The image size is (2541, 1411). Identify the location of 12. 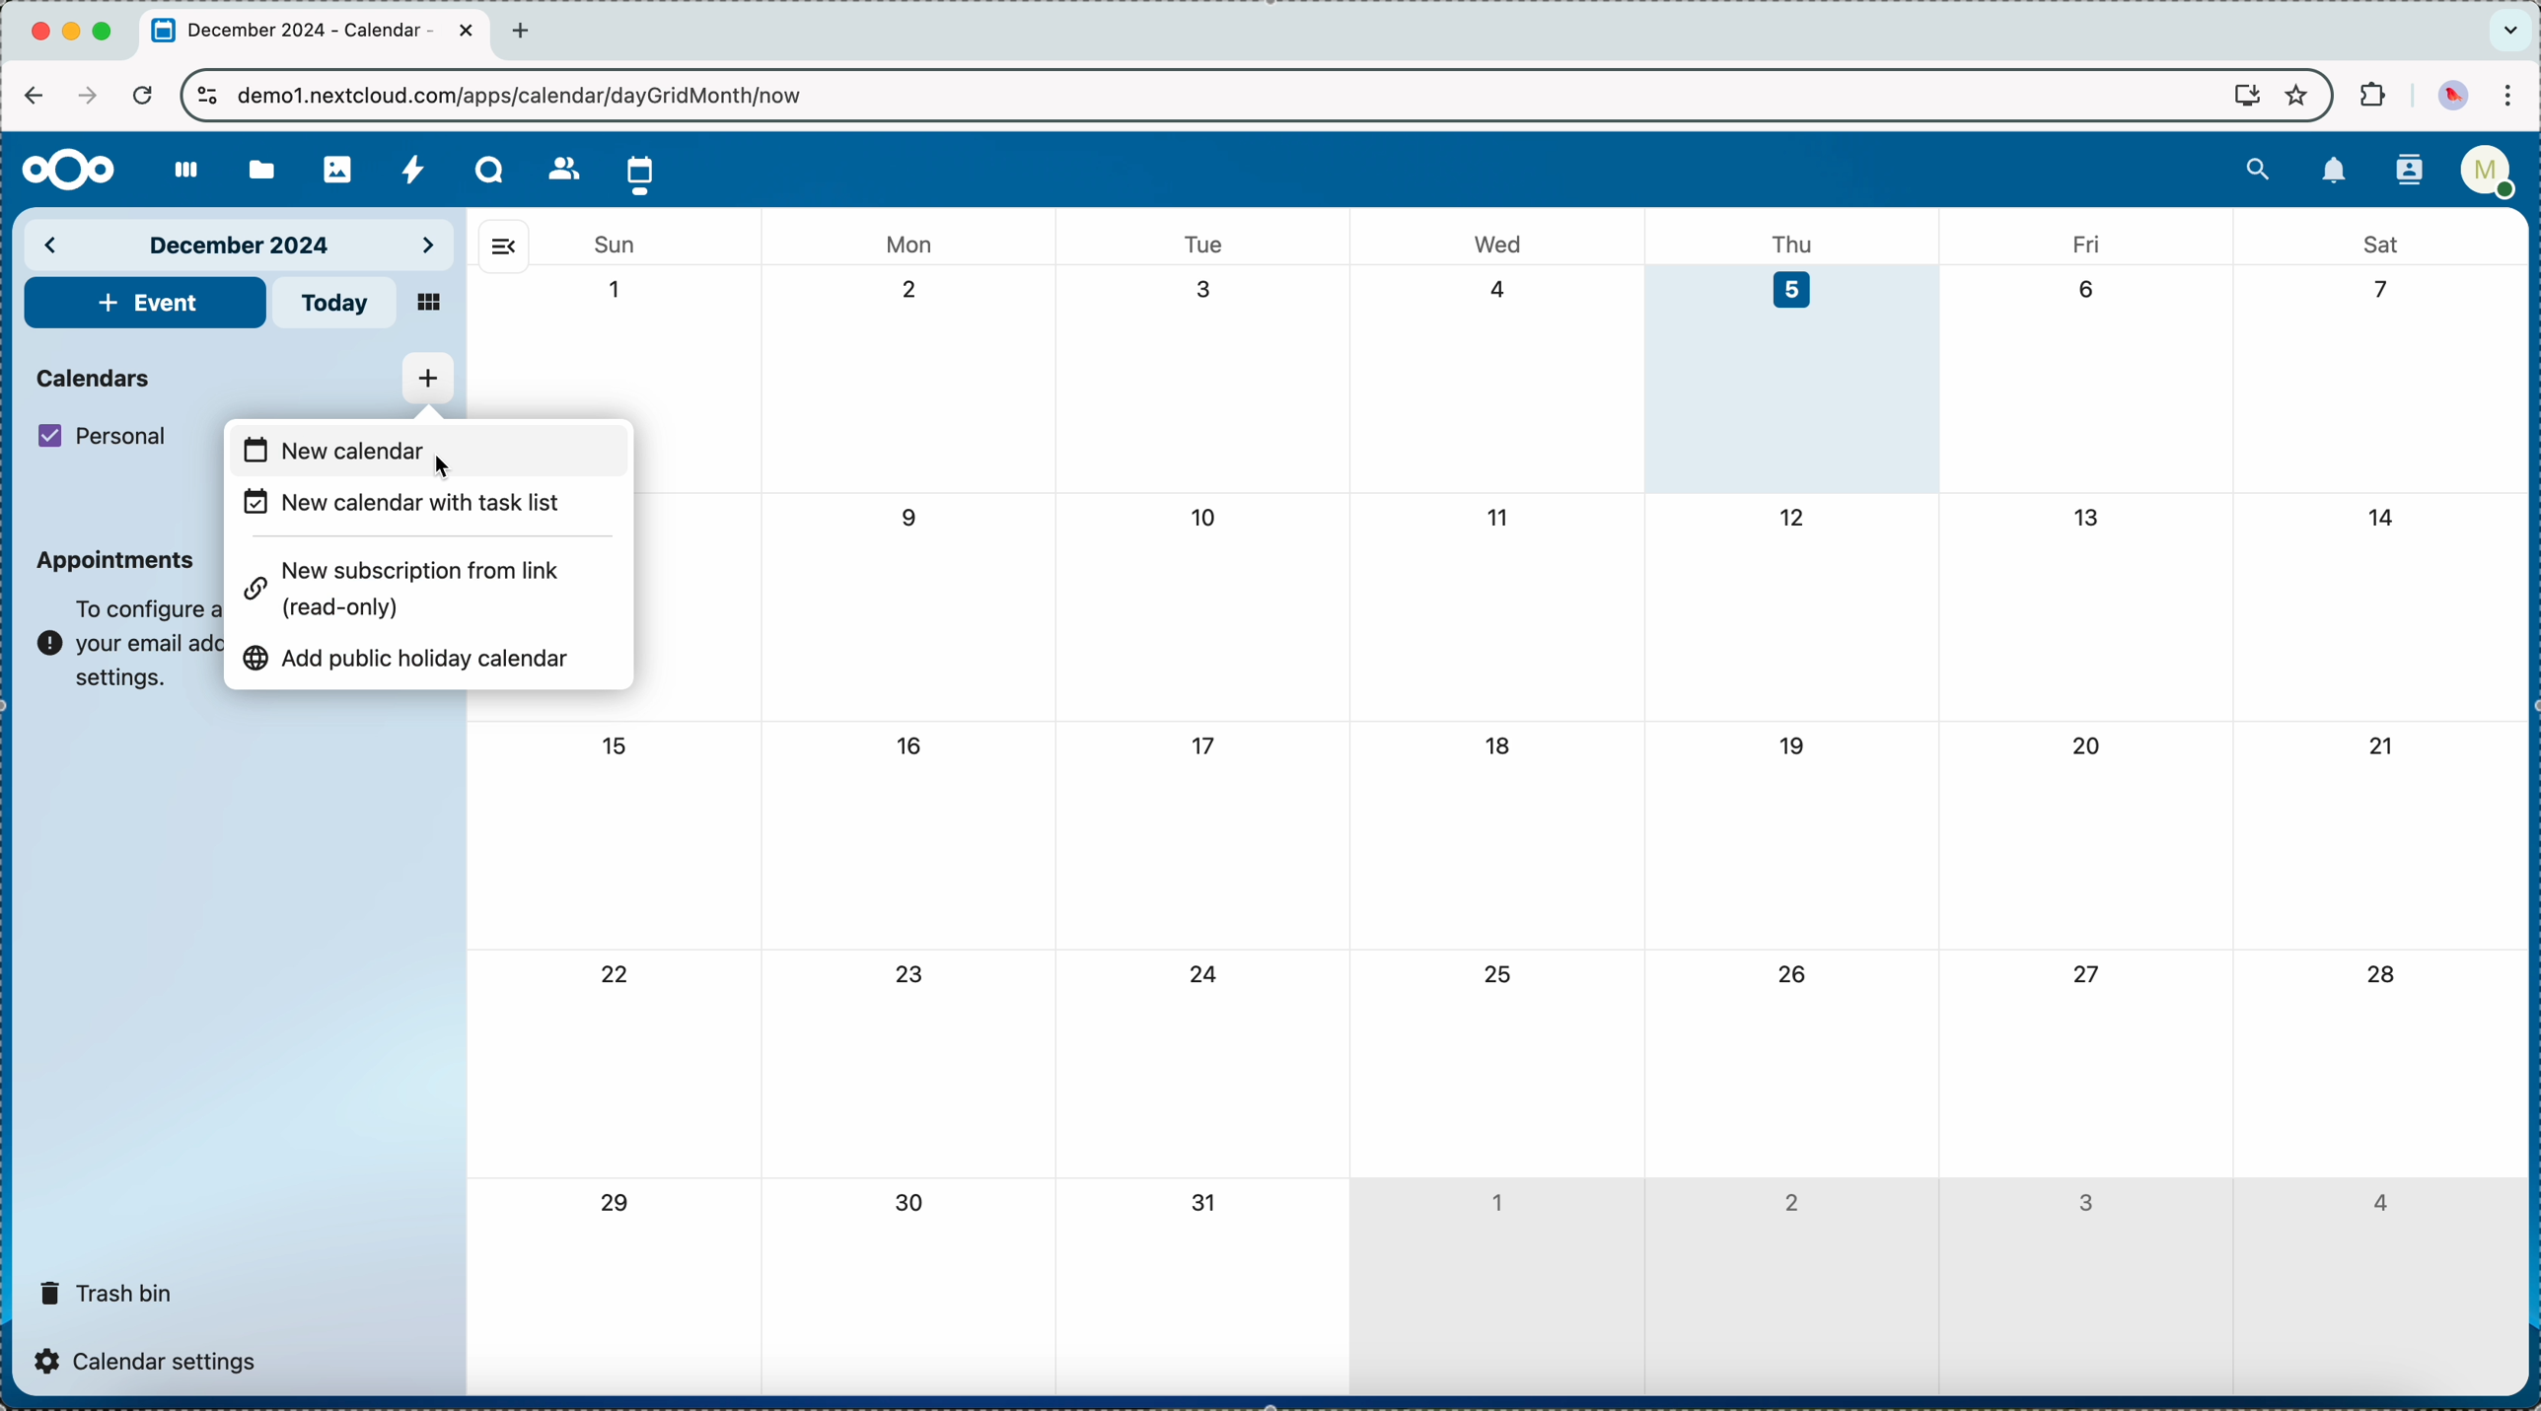
(1794, 518).